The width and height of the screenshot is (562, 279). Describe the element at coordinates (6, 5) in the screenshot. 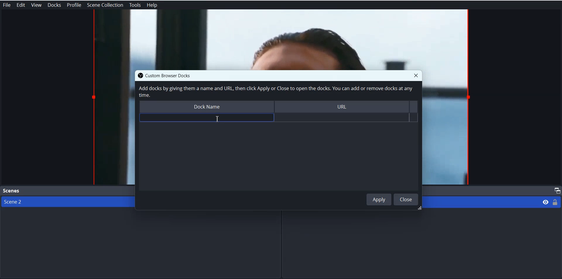

I see `File` at that location.